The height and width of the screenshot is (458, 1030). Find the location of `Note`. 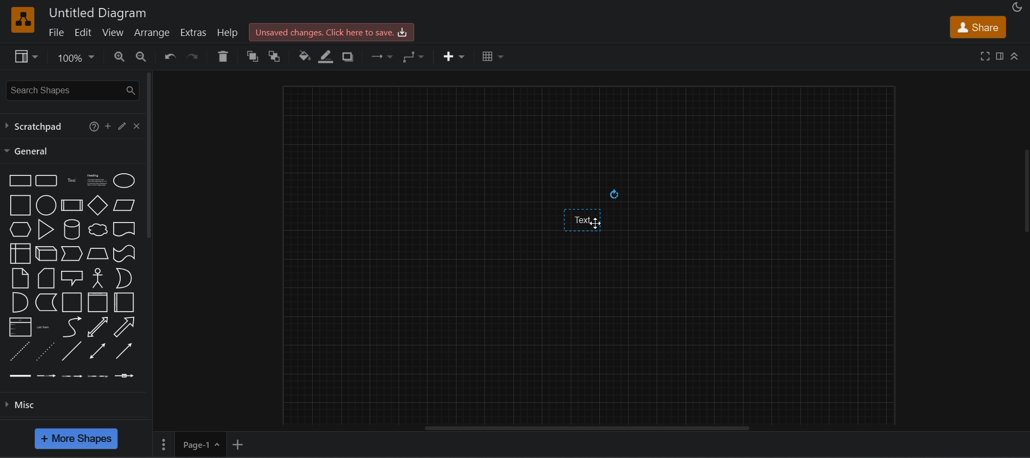

Note is located at coordinates (20, 278).